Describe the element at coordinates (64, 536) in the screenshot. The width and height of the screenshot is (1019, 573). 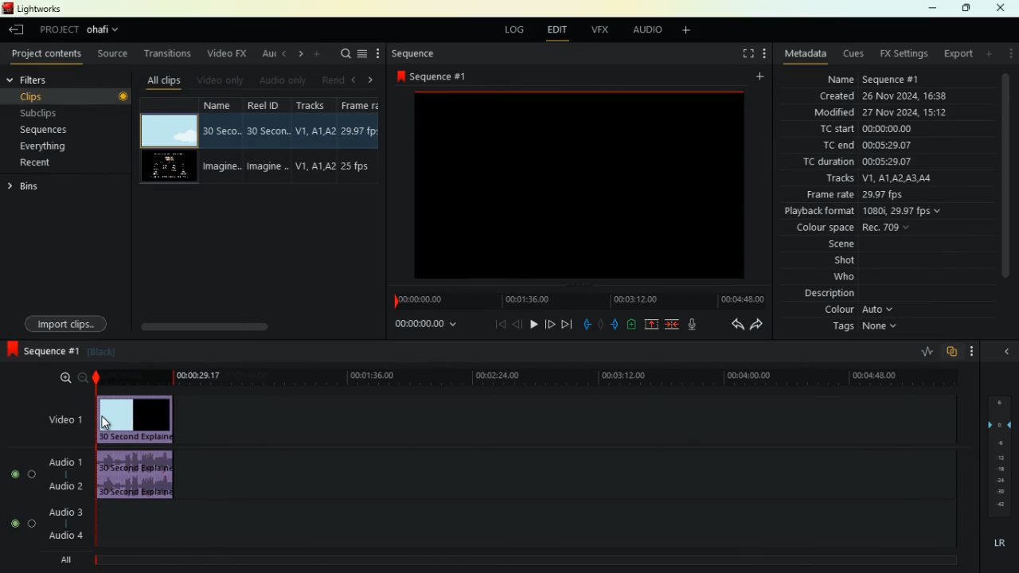
I see `audio 4` at that location.